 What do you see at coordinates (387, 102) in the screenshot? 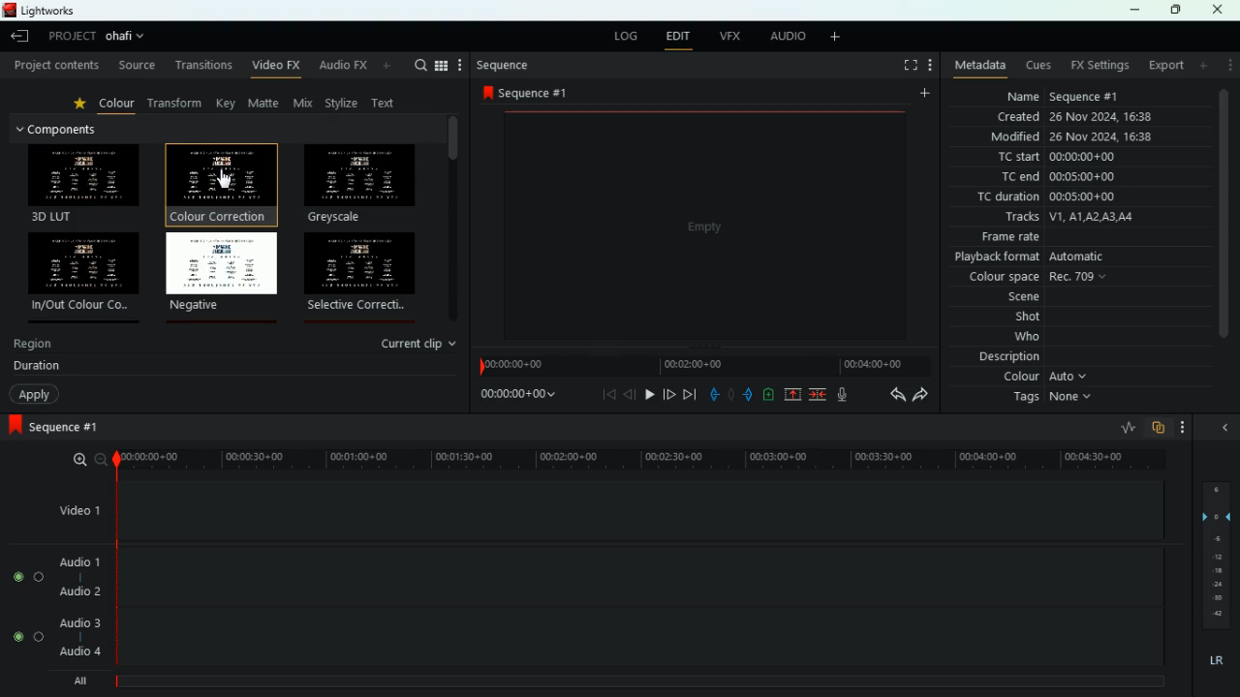
I see `text` at bounding box center [387, 102].